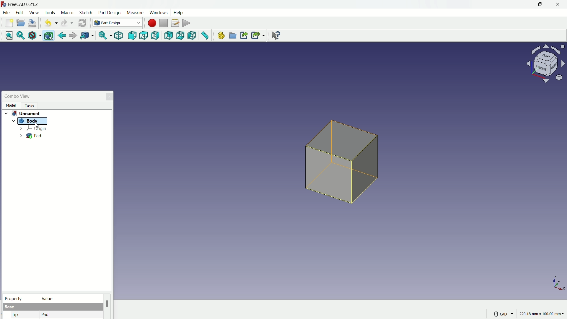 The image size is (567, 319). What do you see at coordinates (36, 125) in the screenshot?
I see `cursor` at bounding box center [36, 125].